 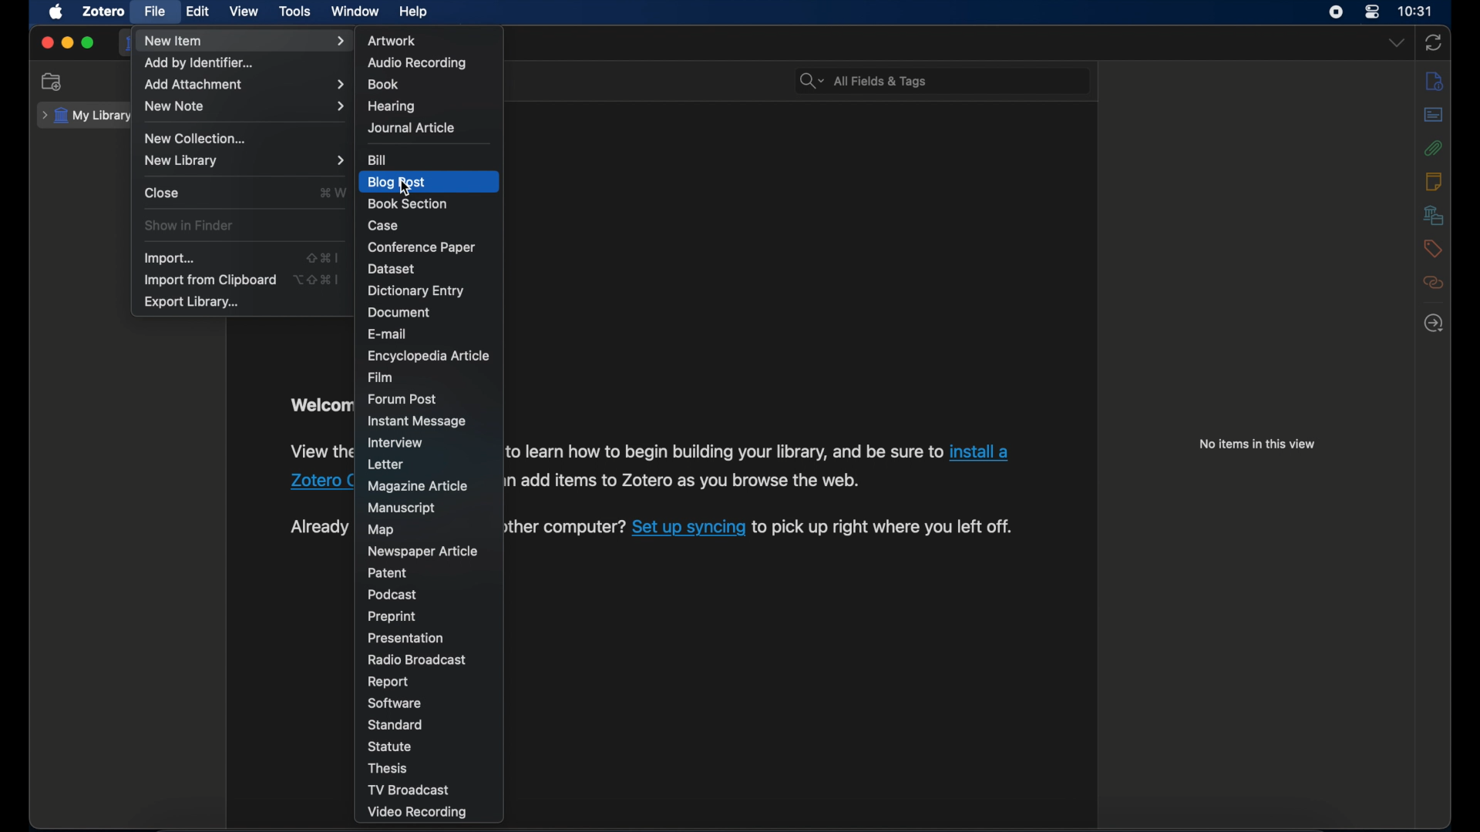 What do you see at coordinates (399, 183) in the screenshot?
I see `blog post` at bounding box center [399, 183].